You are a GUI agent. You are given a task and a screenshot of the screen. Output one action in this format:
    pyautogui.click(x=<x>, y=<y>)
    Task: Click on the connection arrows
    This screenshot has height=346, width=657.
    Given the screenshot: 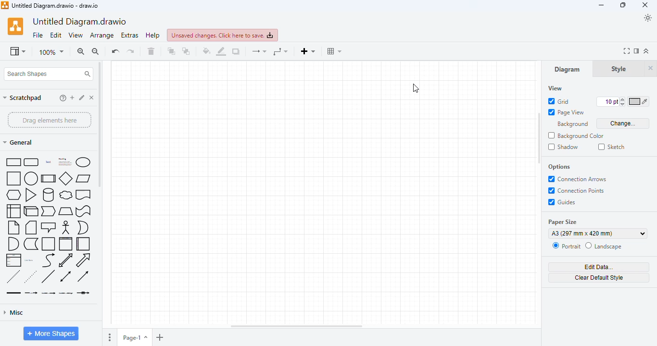 What is the action you would take?
    pyautogui.click(x=578, y=179)
    